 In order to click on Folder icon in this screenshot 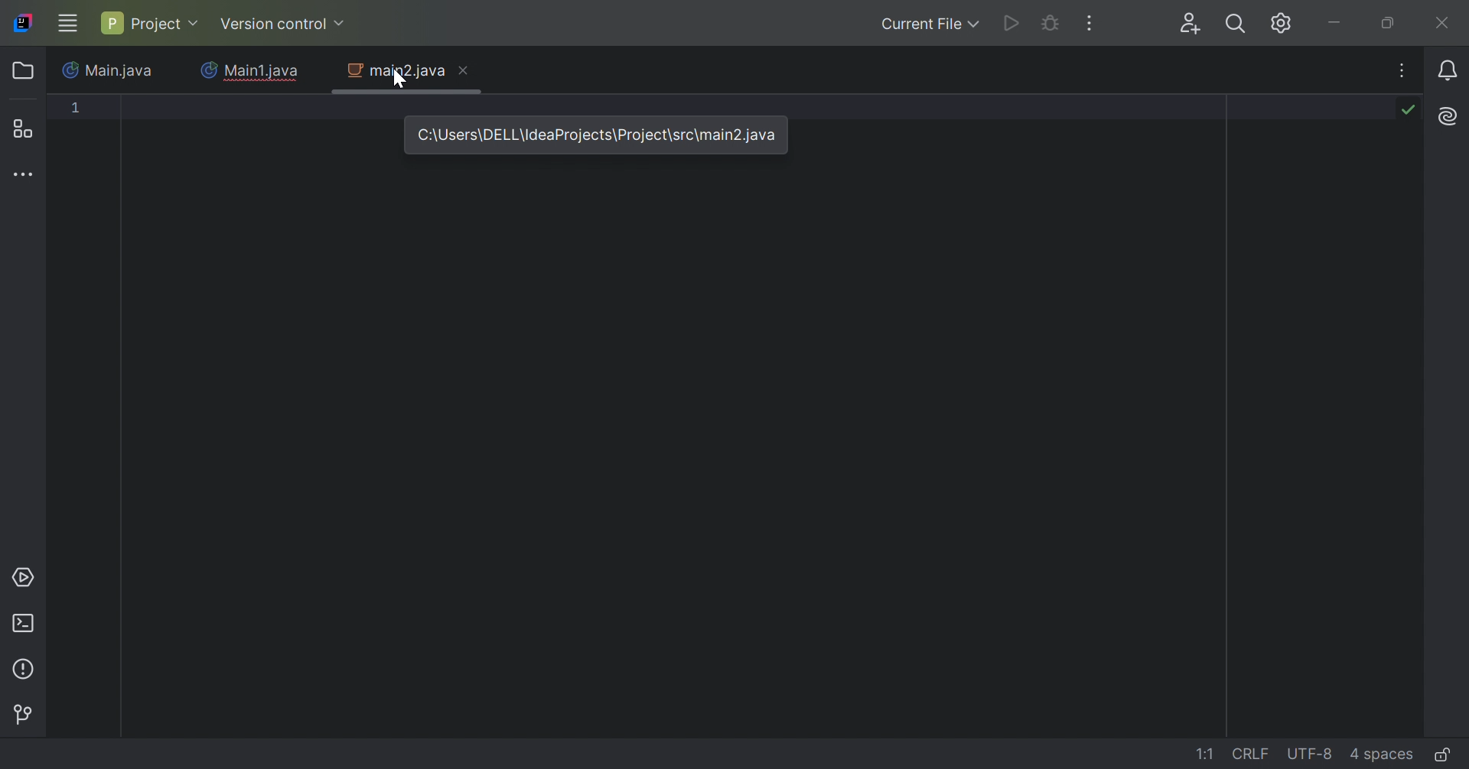, I will do `click(22, 70)`.